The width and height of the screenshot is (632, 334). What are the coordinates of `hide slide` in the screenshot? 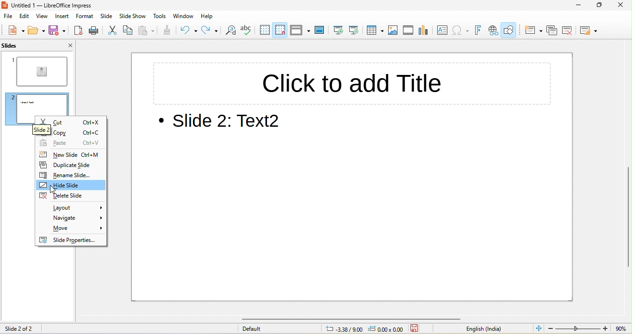 It's located at (70, 185).